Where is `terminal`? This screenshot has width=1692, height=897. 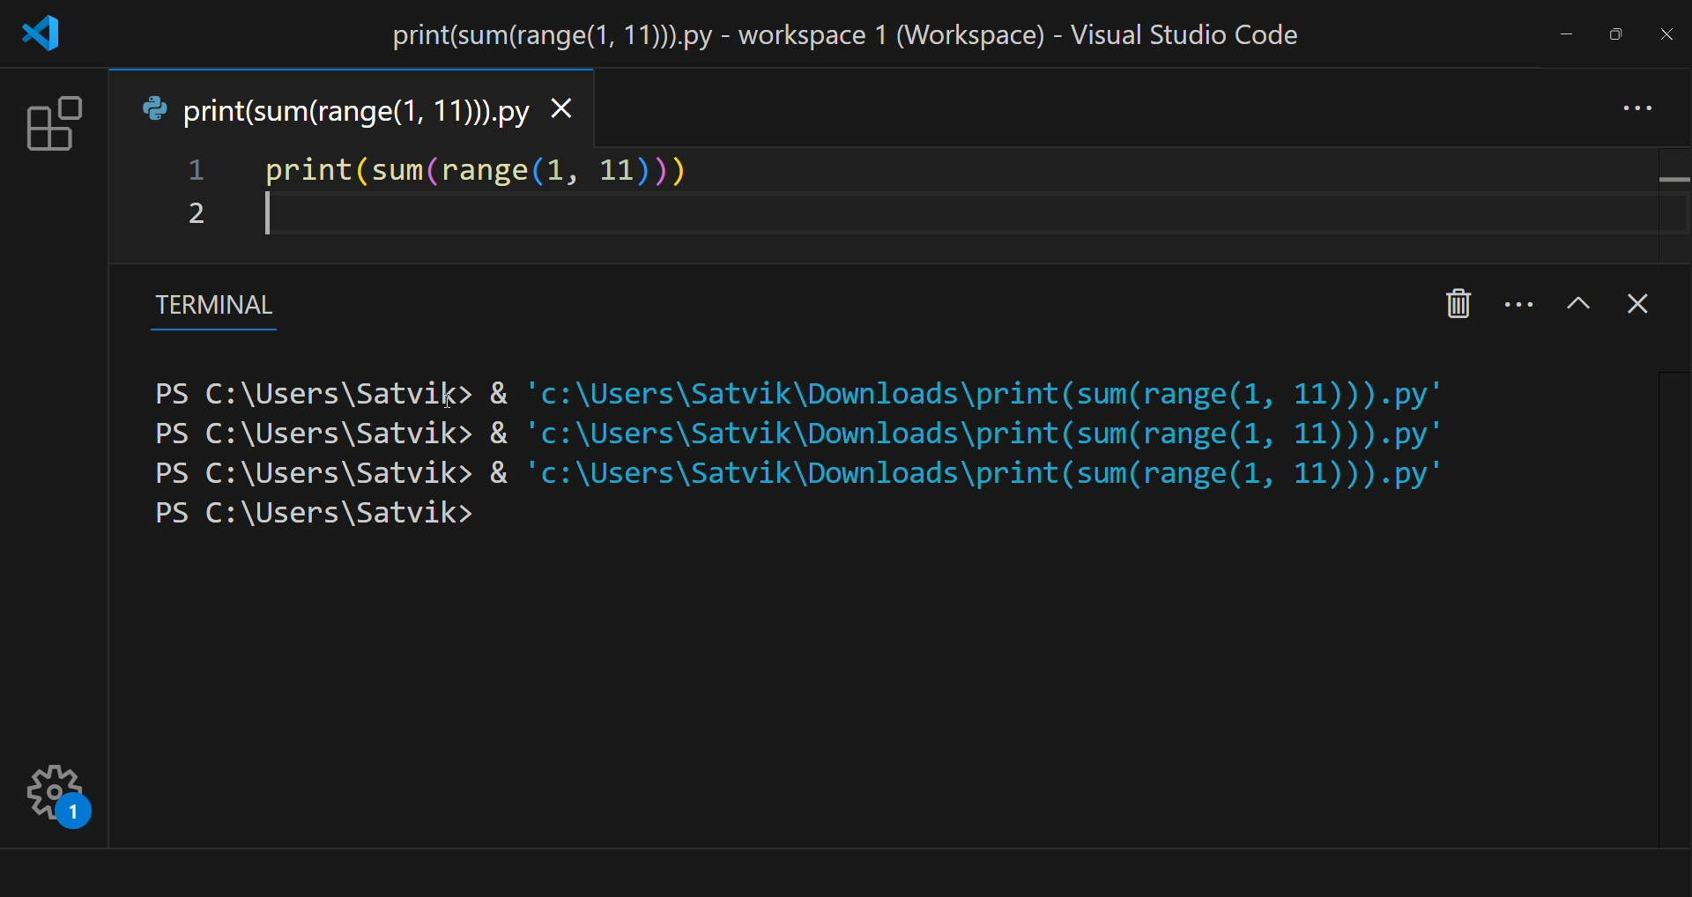 terminal is located at coordinates (206, 311).